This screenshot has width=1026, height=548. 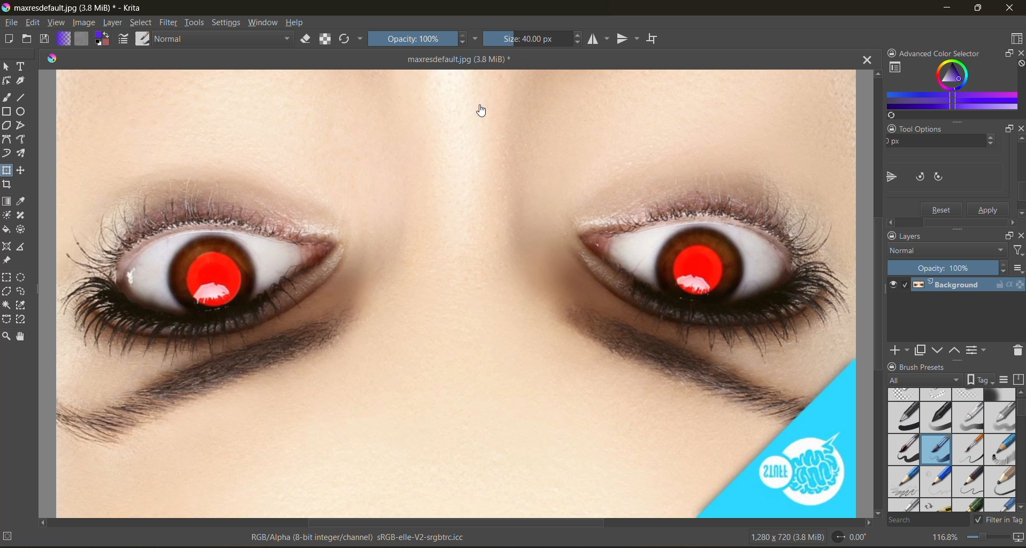 I want to click on preview, so click(x=893, y=285).